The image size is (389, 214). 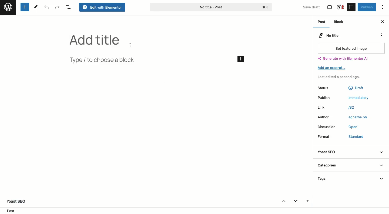 I want to click on Type / to choose a block, so click(x=104, y=60).